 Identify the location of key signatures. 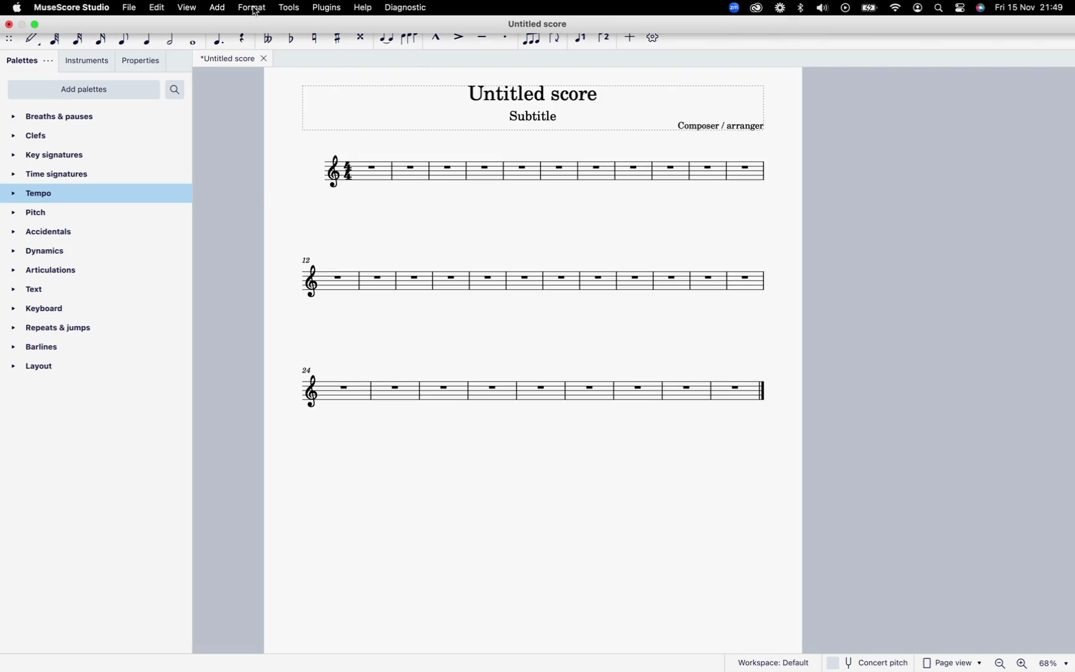
(60, 155).